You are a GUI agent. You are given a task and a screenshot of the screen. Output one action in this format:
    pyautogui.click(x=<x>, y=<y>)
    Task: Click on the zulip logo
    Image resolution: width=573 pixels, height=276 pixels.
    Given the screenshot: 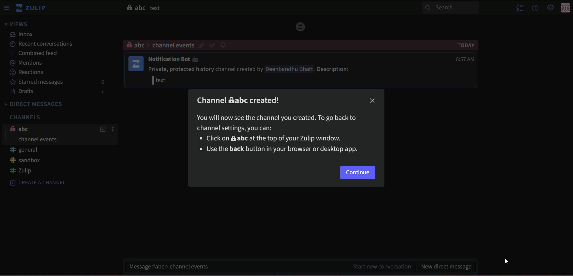 What is the action you would take?
    pyautogui.click(x=33, y=8)
    